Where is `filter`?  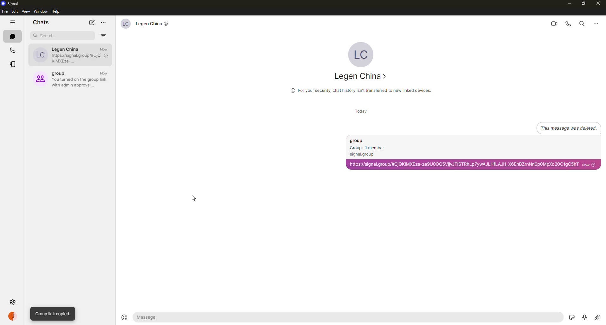 filter is located at coordinates (104, 34).